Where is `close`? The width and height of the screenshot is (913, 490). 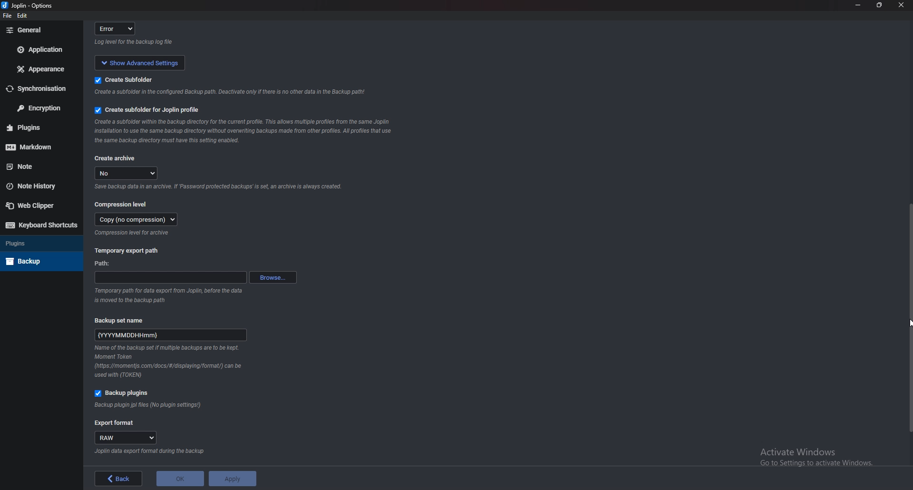
close is located at coordinates (900, 7).